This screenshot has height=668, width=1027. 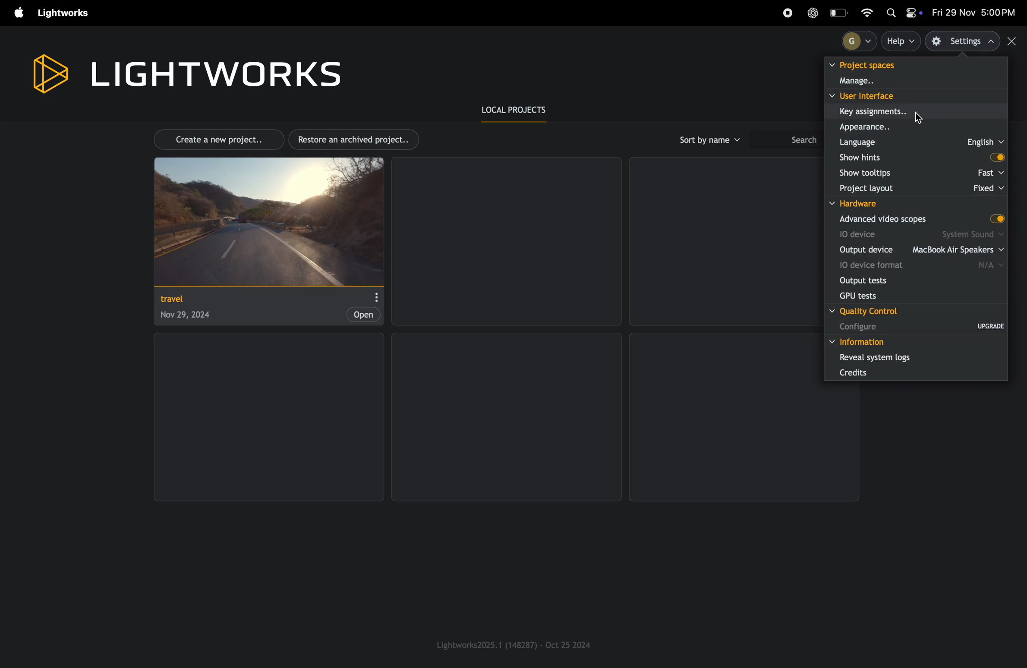 I want to click on apperance, so click(x=871, y=128).